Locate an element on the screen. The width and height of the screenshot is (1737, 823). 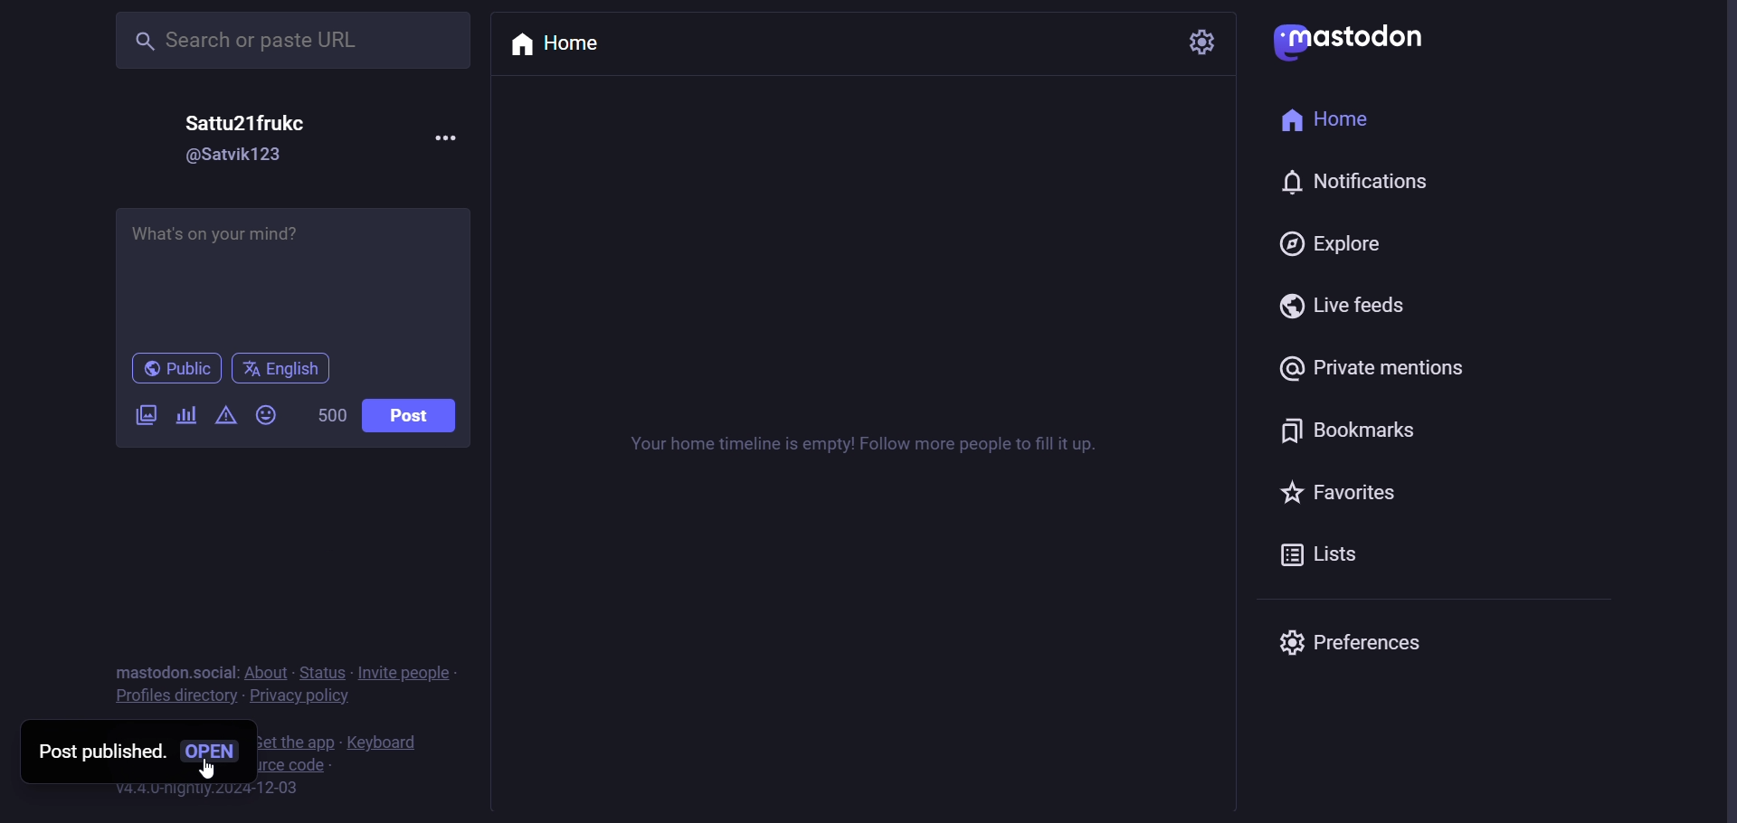
@Satvik123 is located at coordinates (245, 159).